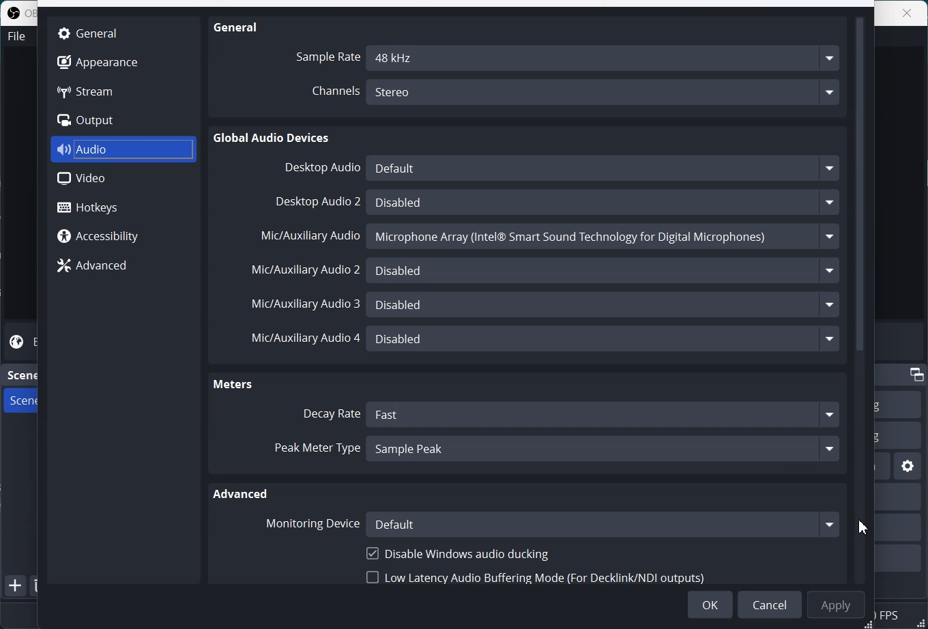 Image resolution: width=928 pixels, height=629 pixels. What do you see at coordinates (326, 56) in the screenshot?
I see `Sample Rate` at bounding box center [326, 56].